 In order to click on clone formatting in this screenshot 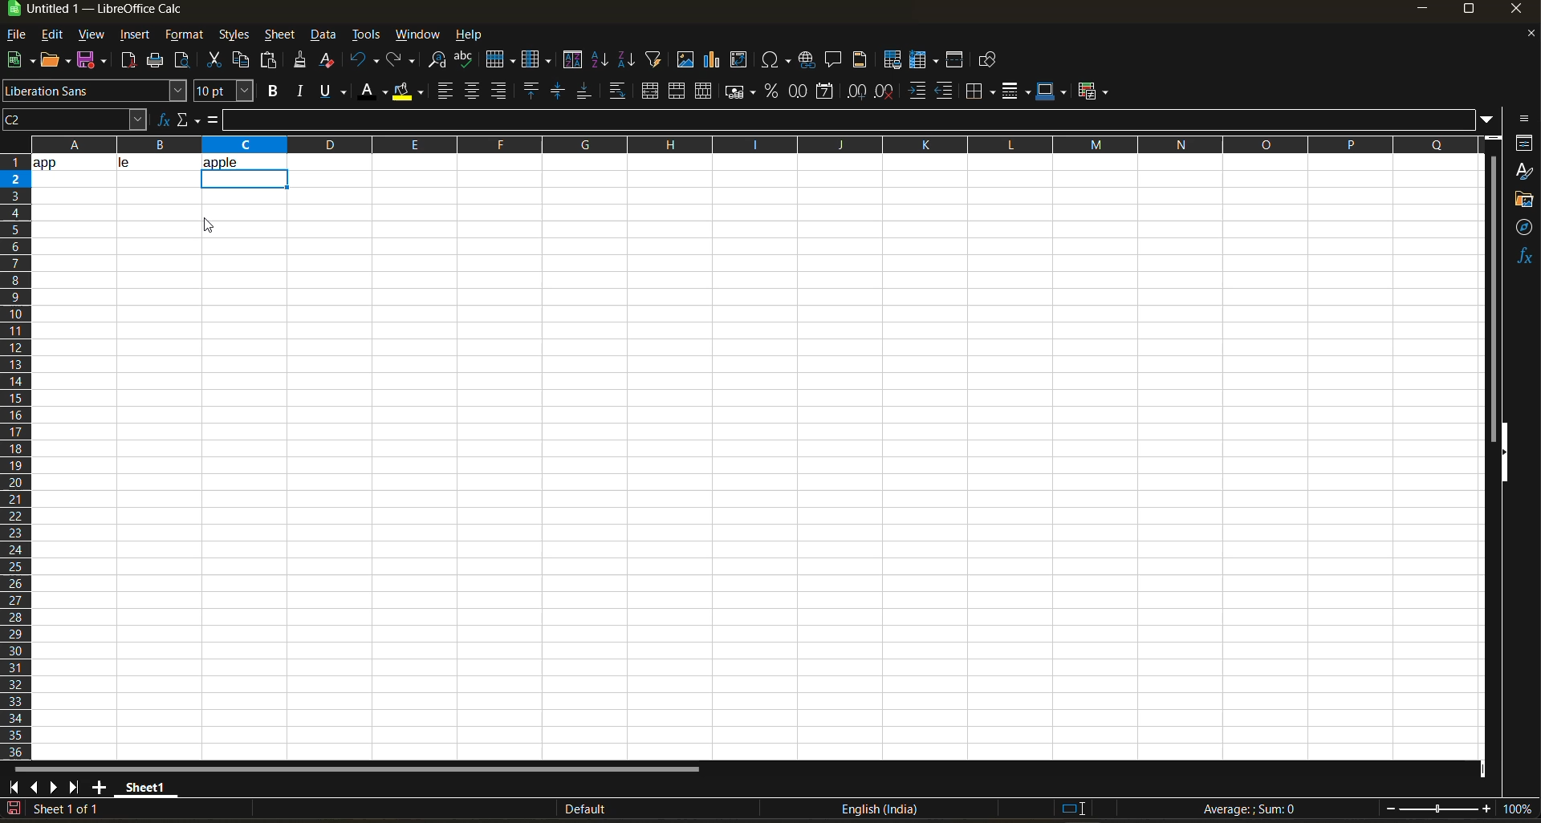, I will do `click(301, 63)`.